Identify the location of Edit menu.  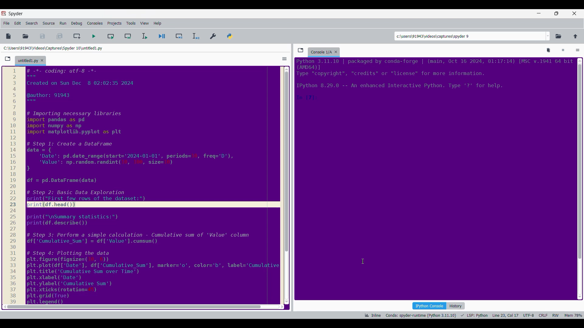
(18, 23).